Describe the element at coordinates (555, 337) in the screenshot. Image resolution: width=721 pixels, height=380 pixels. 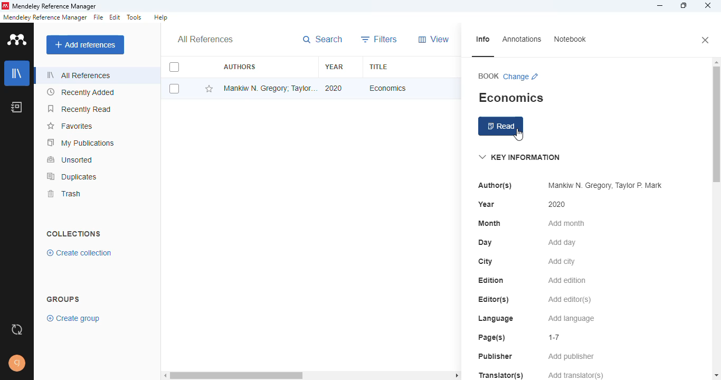
I see `1-7` at that location.